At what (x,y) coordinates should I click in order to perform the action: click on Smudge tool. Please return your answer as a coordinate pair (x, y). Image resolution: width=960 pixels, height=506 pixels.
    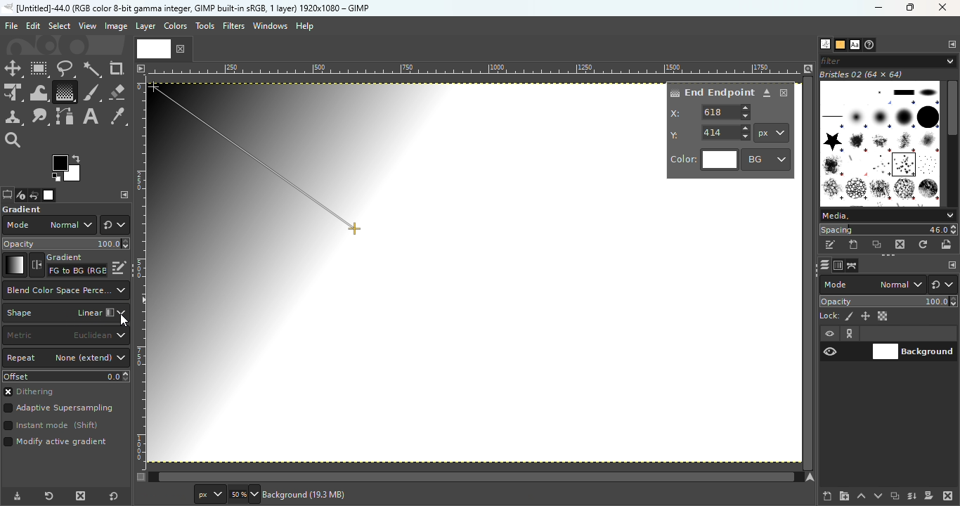
    Looking at the image, I should click on (40, 117).